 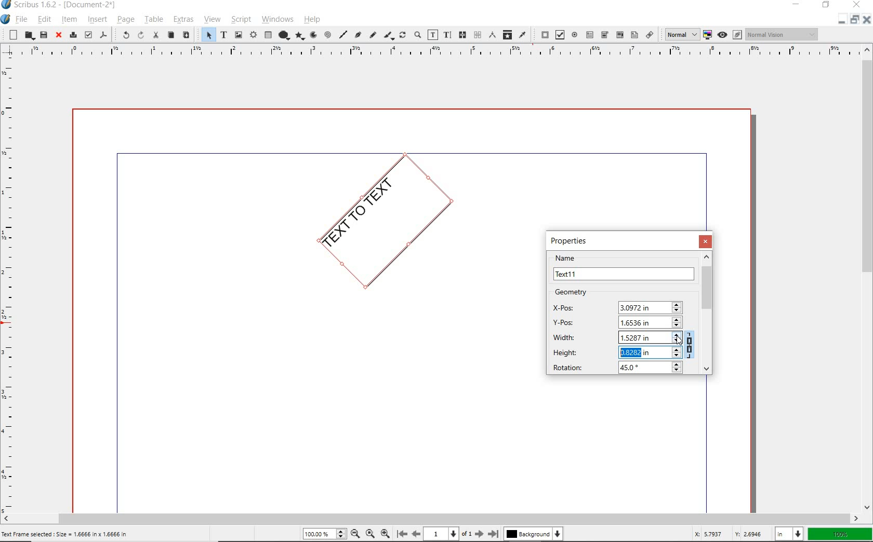 I want to click on WIDTH, so click(x=616, y=336).